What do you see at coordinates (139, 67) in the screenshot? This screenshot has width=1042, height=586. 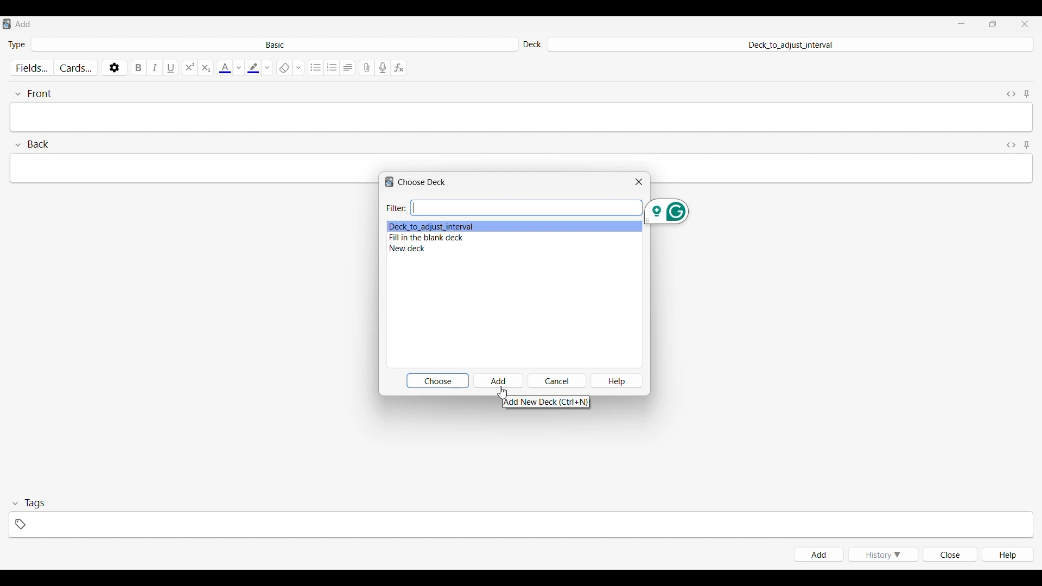 I see `Bold` at bounding box center [139, 67].